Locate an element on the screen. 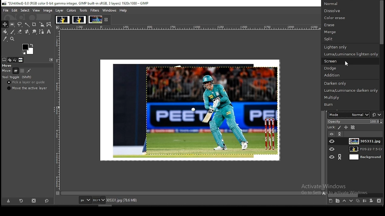 Image resolution: width=385 pixels, height=216 pixels. close is located at coordinates (106, 19).